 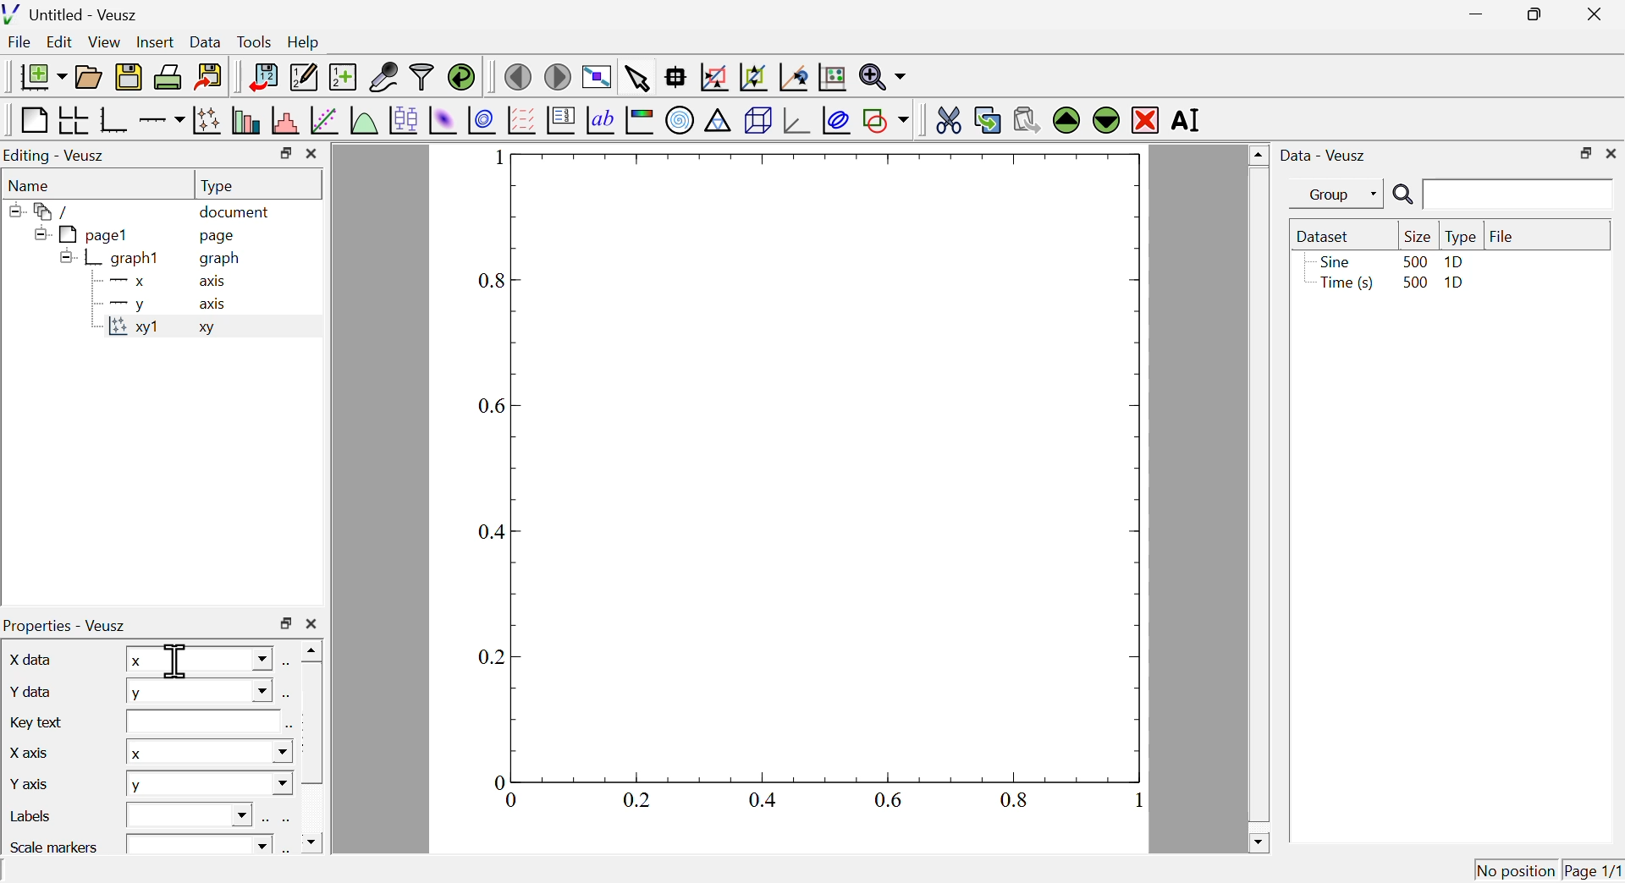 I want to click on recenter graph axes, so click(x=795, y=77).